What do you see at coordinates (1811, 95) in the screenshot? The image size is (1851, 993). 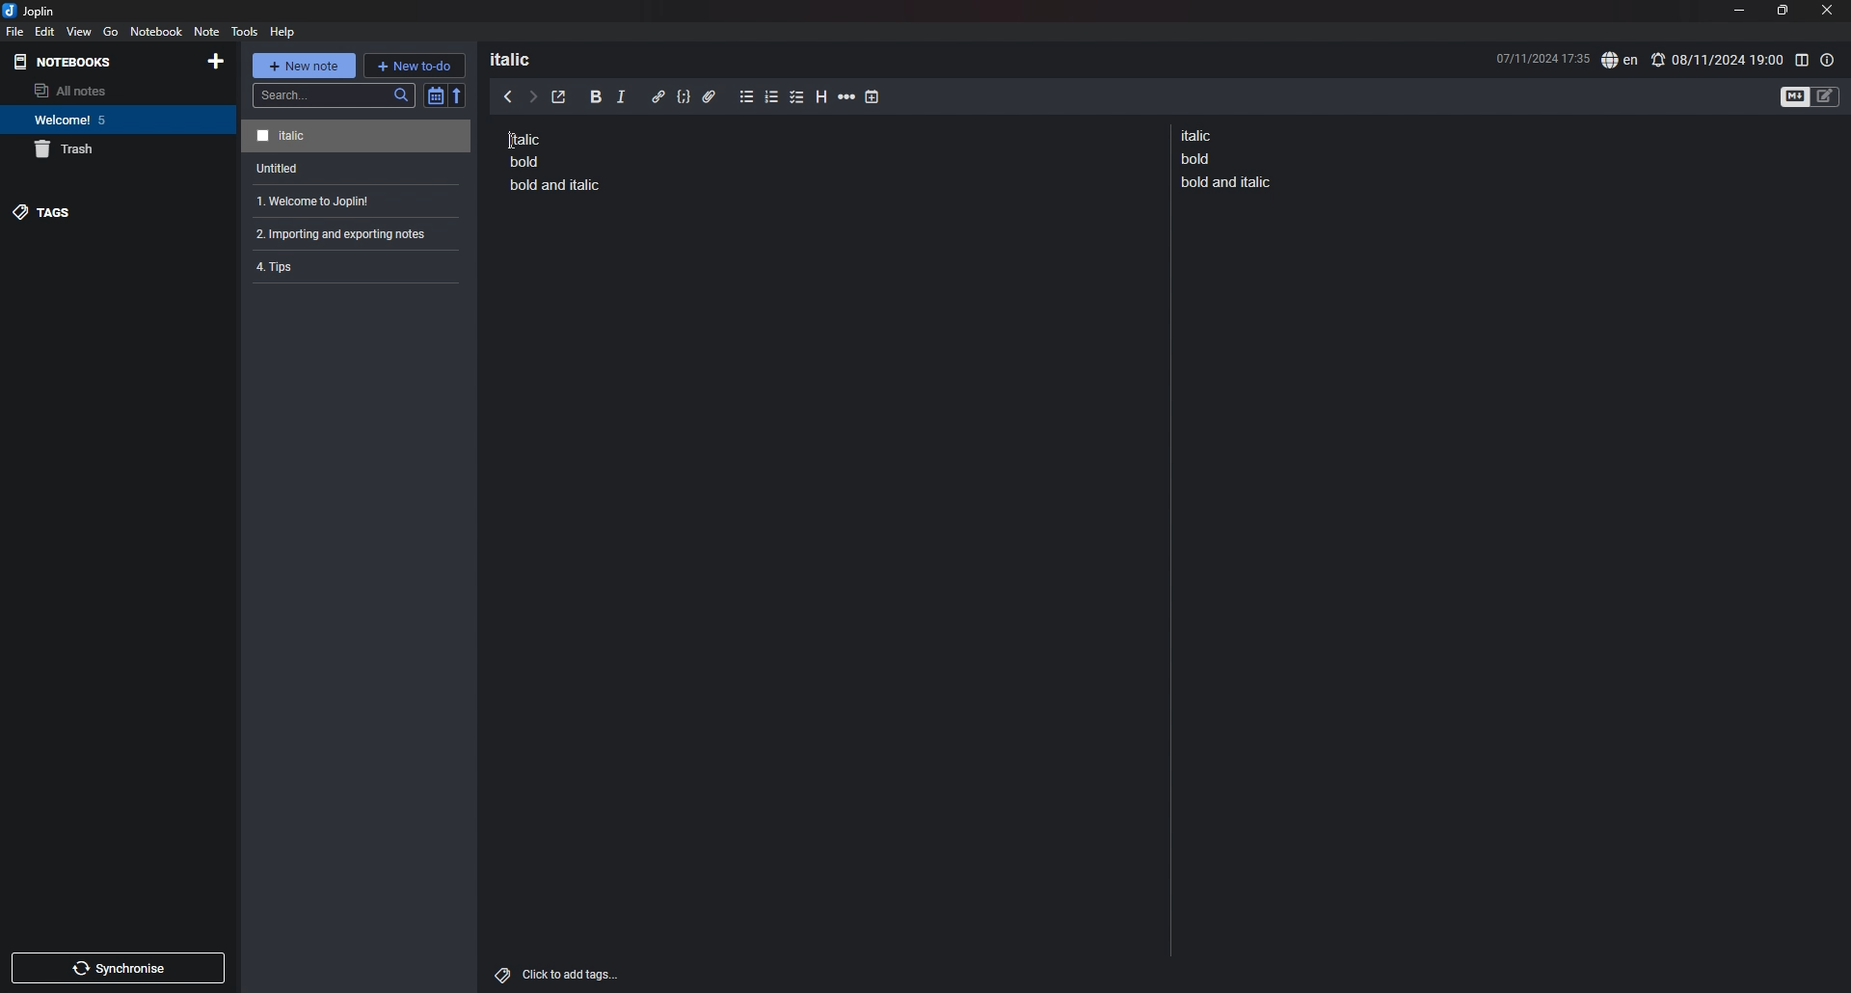 I see `toggle editors` at bounding box center [1811, 95].